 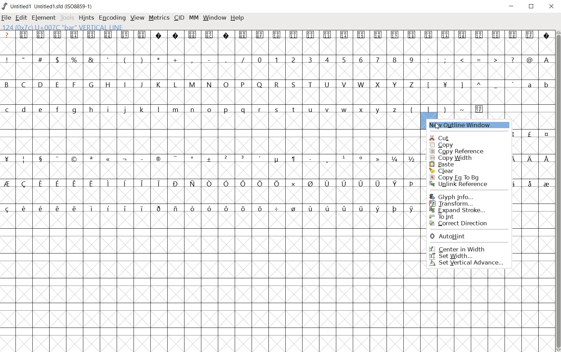 What do you see at coordinates (194, 17) in the screenshot?
I see `mm` at bounding box center [194, 17].